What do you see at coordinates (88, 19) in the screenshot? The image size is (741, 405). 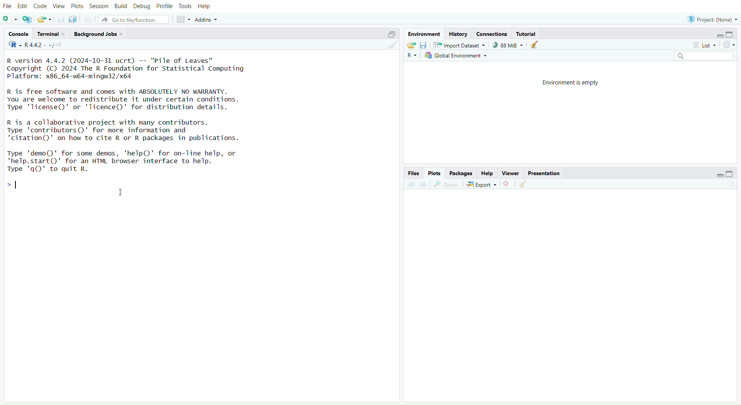 I see `print current file` at bounding box center [88, 19].